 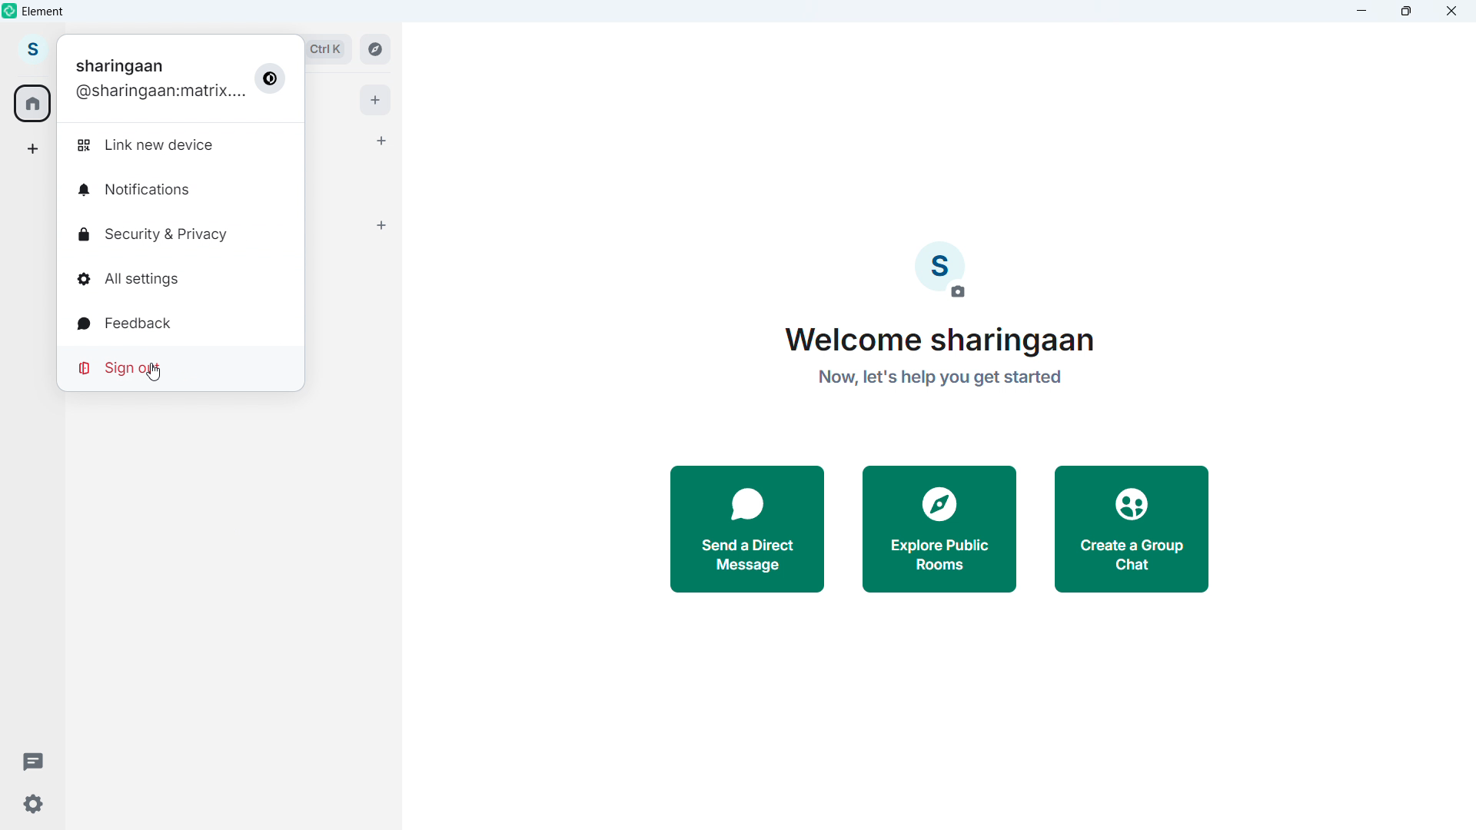 I want to click on Explore rooms , so click(x=375, y=48).